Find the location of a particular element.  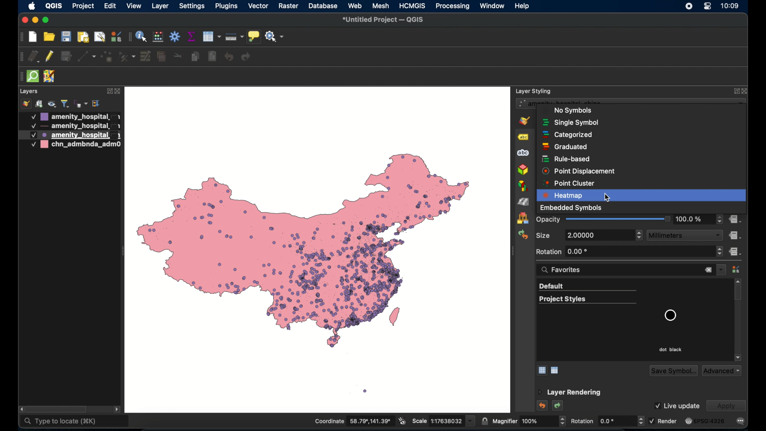

show statistical summary is located at coordinates (192, 37).